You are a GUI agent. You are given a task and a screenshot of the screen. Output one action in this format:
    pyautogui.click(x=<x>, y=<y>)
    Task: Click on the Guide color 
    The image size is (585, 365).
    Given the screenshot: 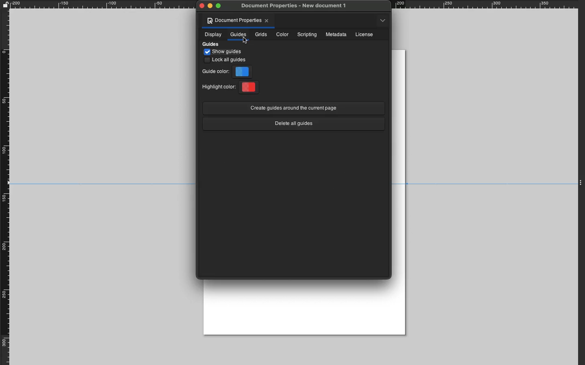 What is the action you would take?
    pyautogui.click(x=216, y=72)
    